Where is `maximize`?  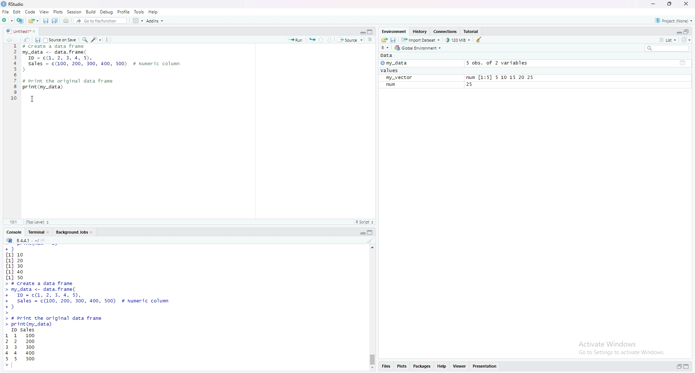
maximize is located at coordinates (673, 5).